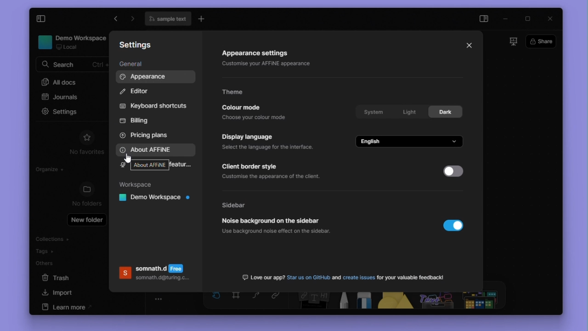 Image resolution: width=588 pixels, height=331 pixels. What do you see at coordinates (82, 153) in the screenshot?
I see `no favorites` at bounding box center [82, 153].